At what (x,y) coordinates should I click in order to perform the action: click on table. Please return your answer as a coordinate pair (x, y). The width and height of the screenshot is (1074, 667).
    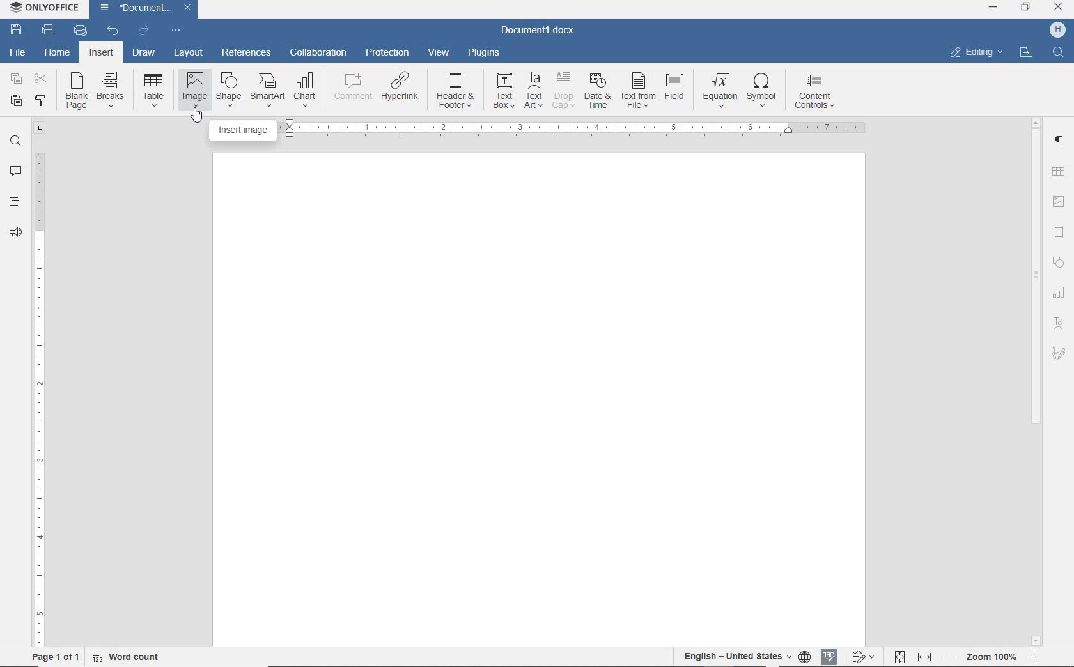
    Looking at the image, I should click on (155, 91).